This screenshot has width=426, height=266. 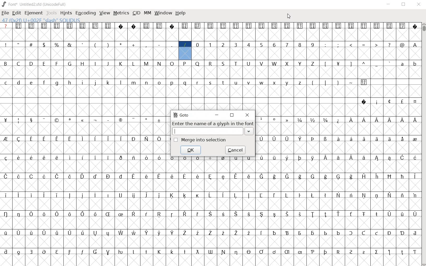 What do you see at coordinates (377, 139) in the screenshot?
I see `glyph` at bounding box center [377, 139].